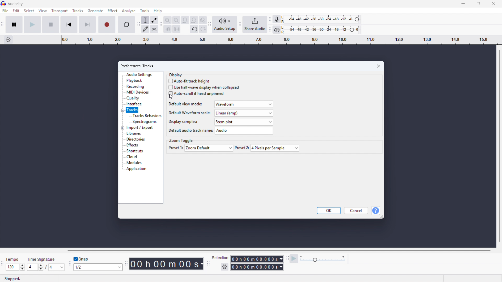  What do you see at coordinates (132, 110) in the screenshot?
I see `tracks` at bounding box center [132, 110].